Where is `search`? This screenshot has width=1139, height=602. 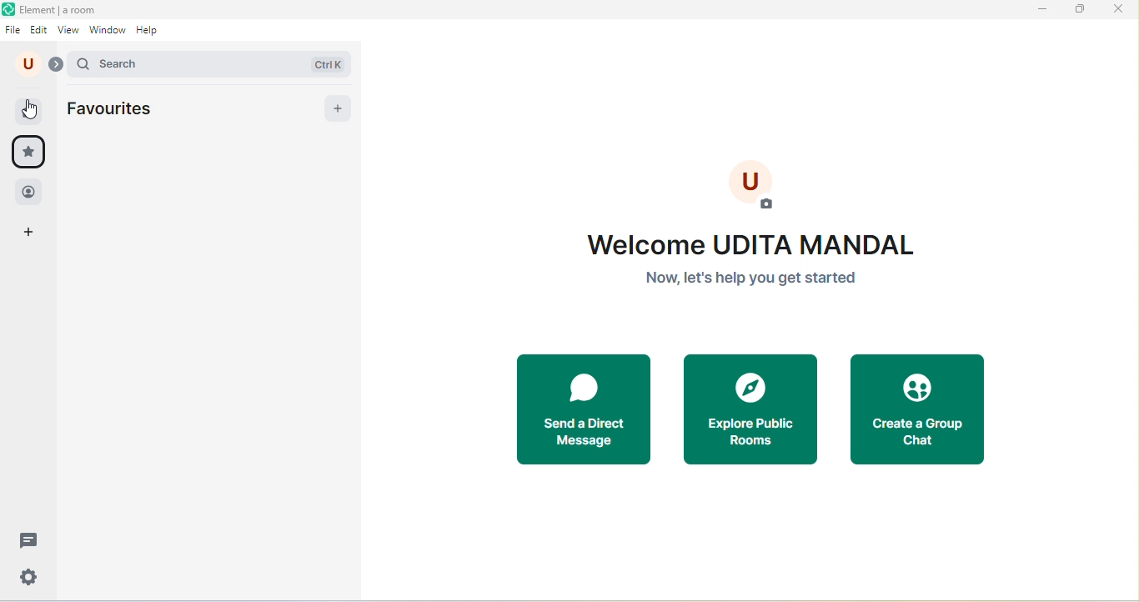
search is located at coordinates (212, 64).